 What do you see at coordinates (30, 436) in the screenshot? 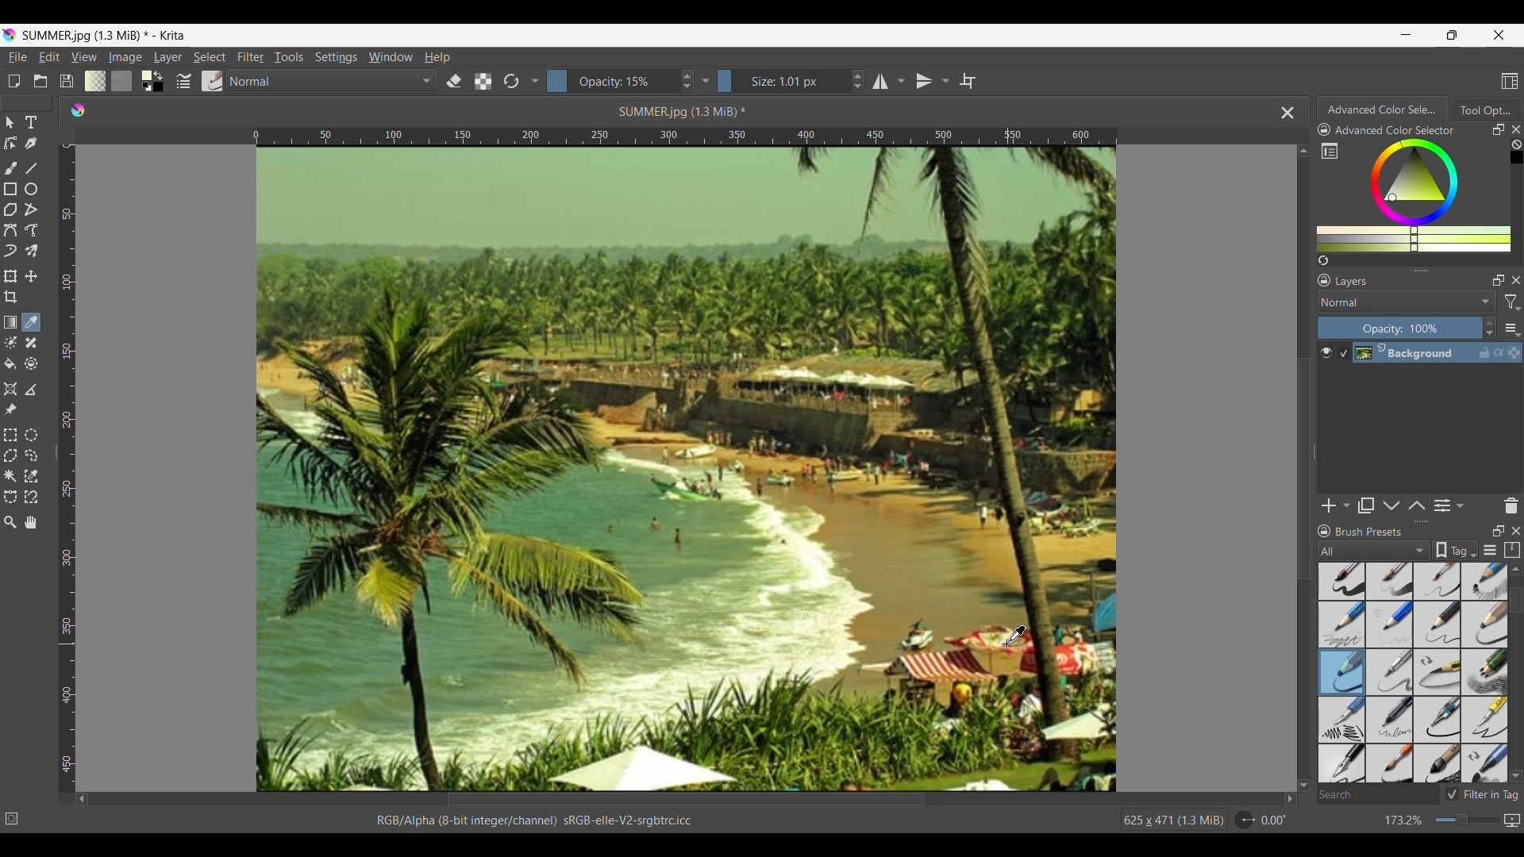
I see `Elliptical selection tool` at bounding box center [30, 436].